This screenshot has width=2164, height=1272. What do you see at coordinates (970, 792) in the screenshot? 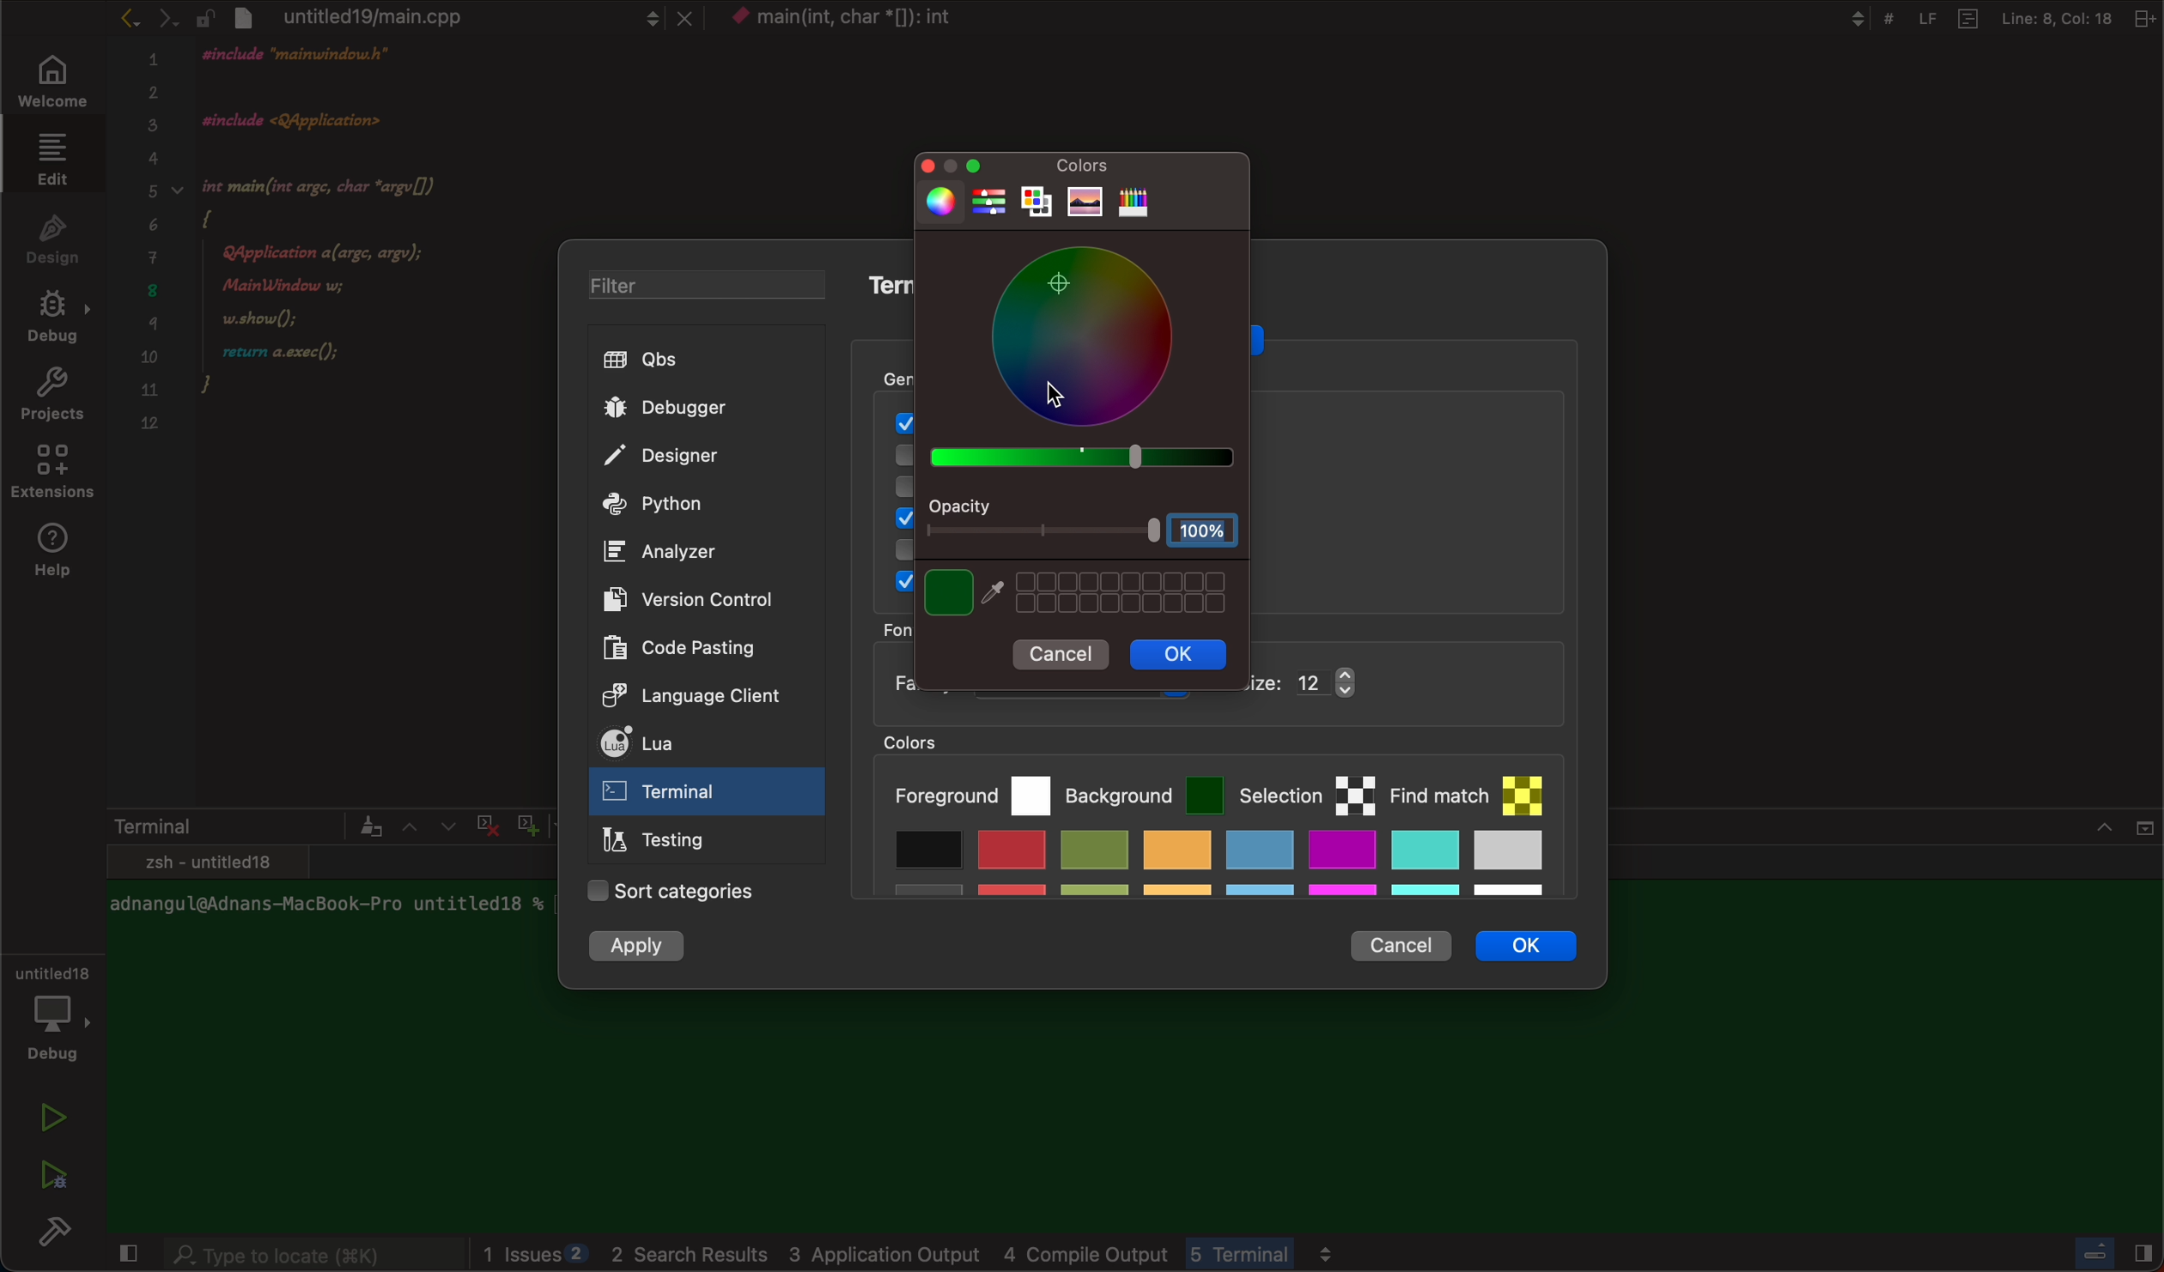
I see `foreground` at bounding box center [970, 792].